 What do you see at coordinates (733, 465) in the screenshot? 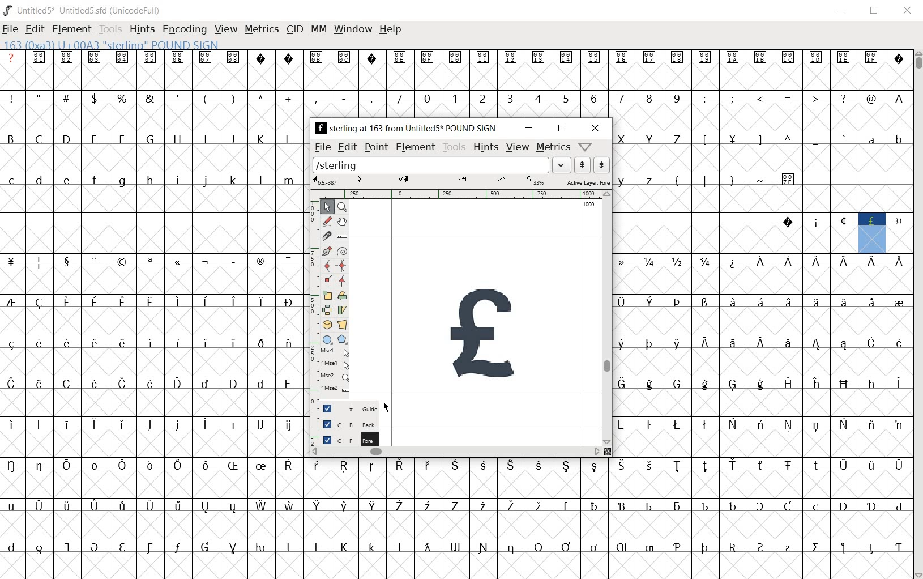
I see `Symbol` at bounding box center [733, 465].